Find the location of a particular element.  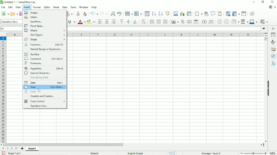

Define print area is located at coordinates (228, 13).